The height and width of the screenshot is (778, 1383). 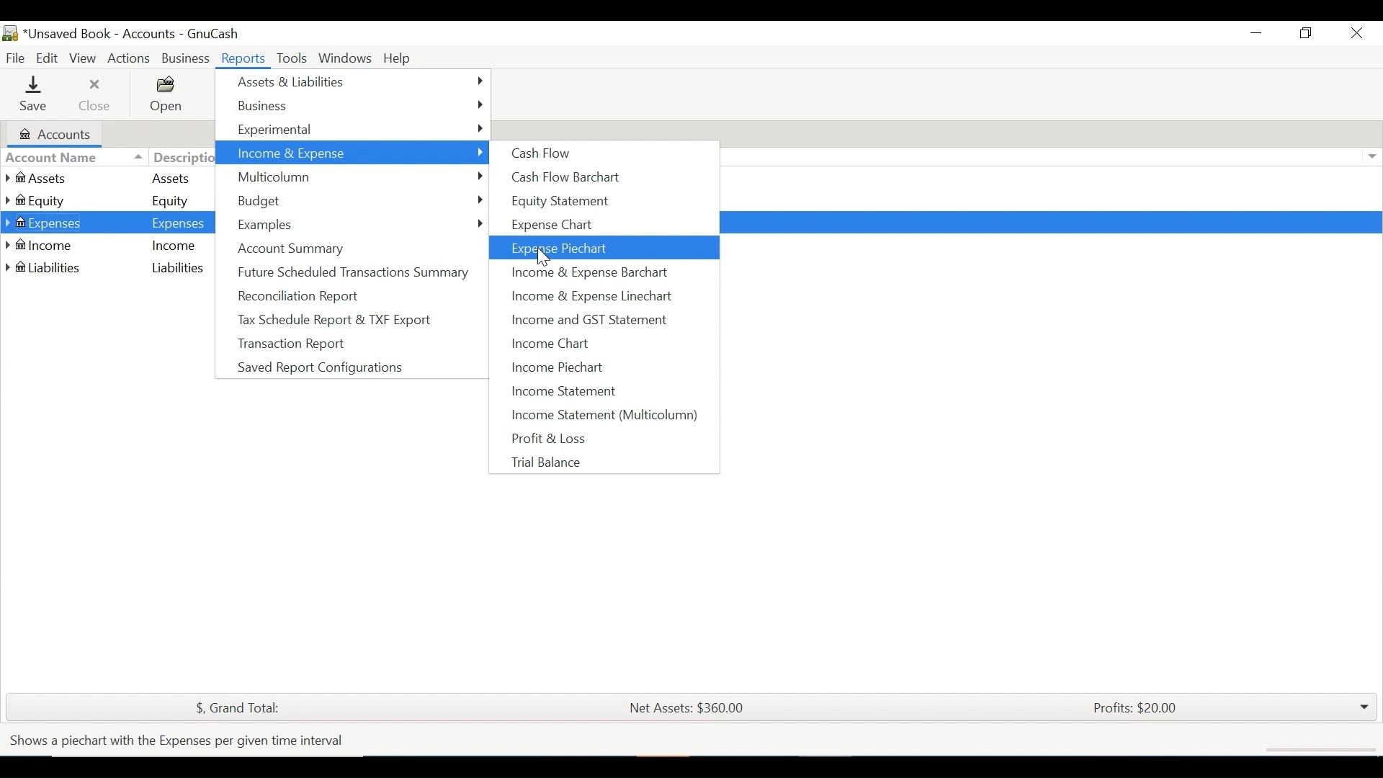 I want to click on Business, so click(x=354, y=106).